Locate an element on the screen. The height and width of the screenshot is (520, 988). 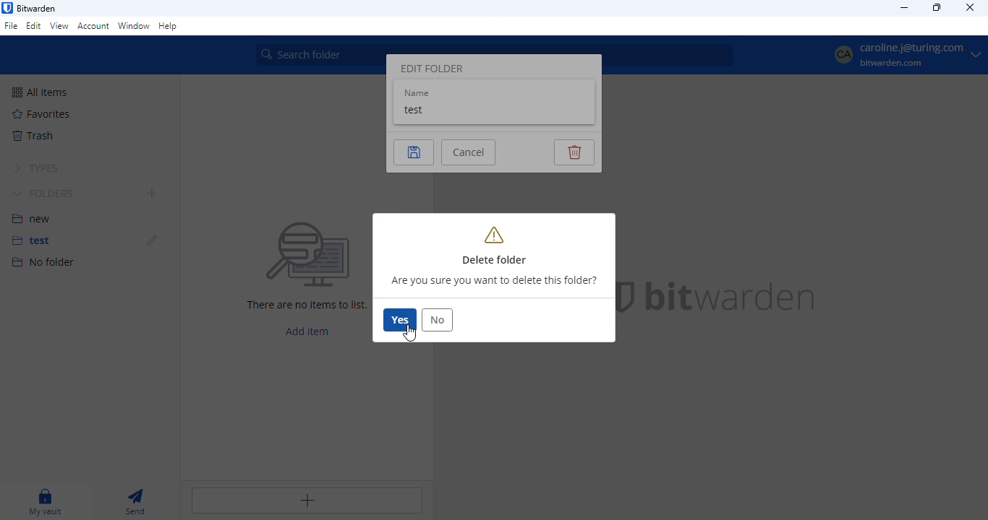
cursor is located at coordinates (409, 334).